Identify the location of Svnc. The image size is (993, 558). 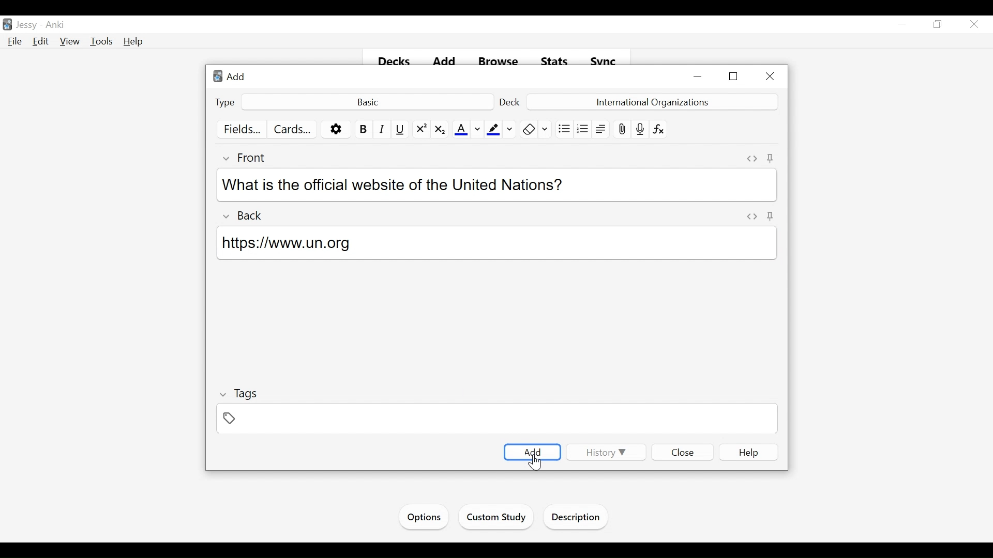
(600, 58).